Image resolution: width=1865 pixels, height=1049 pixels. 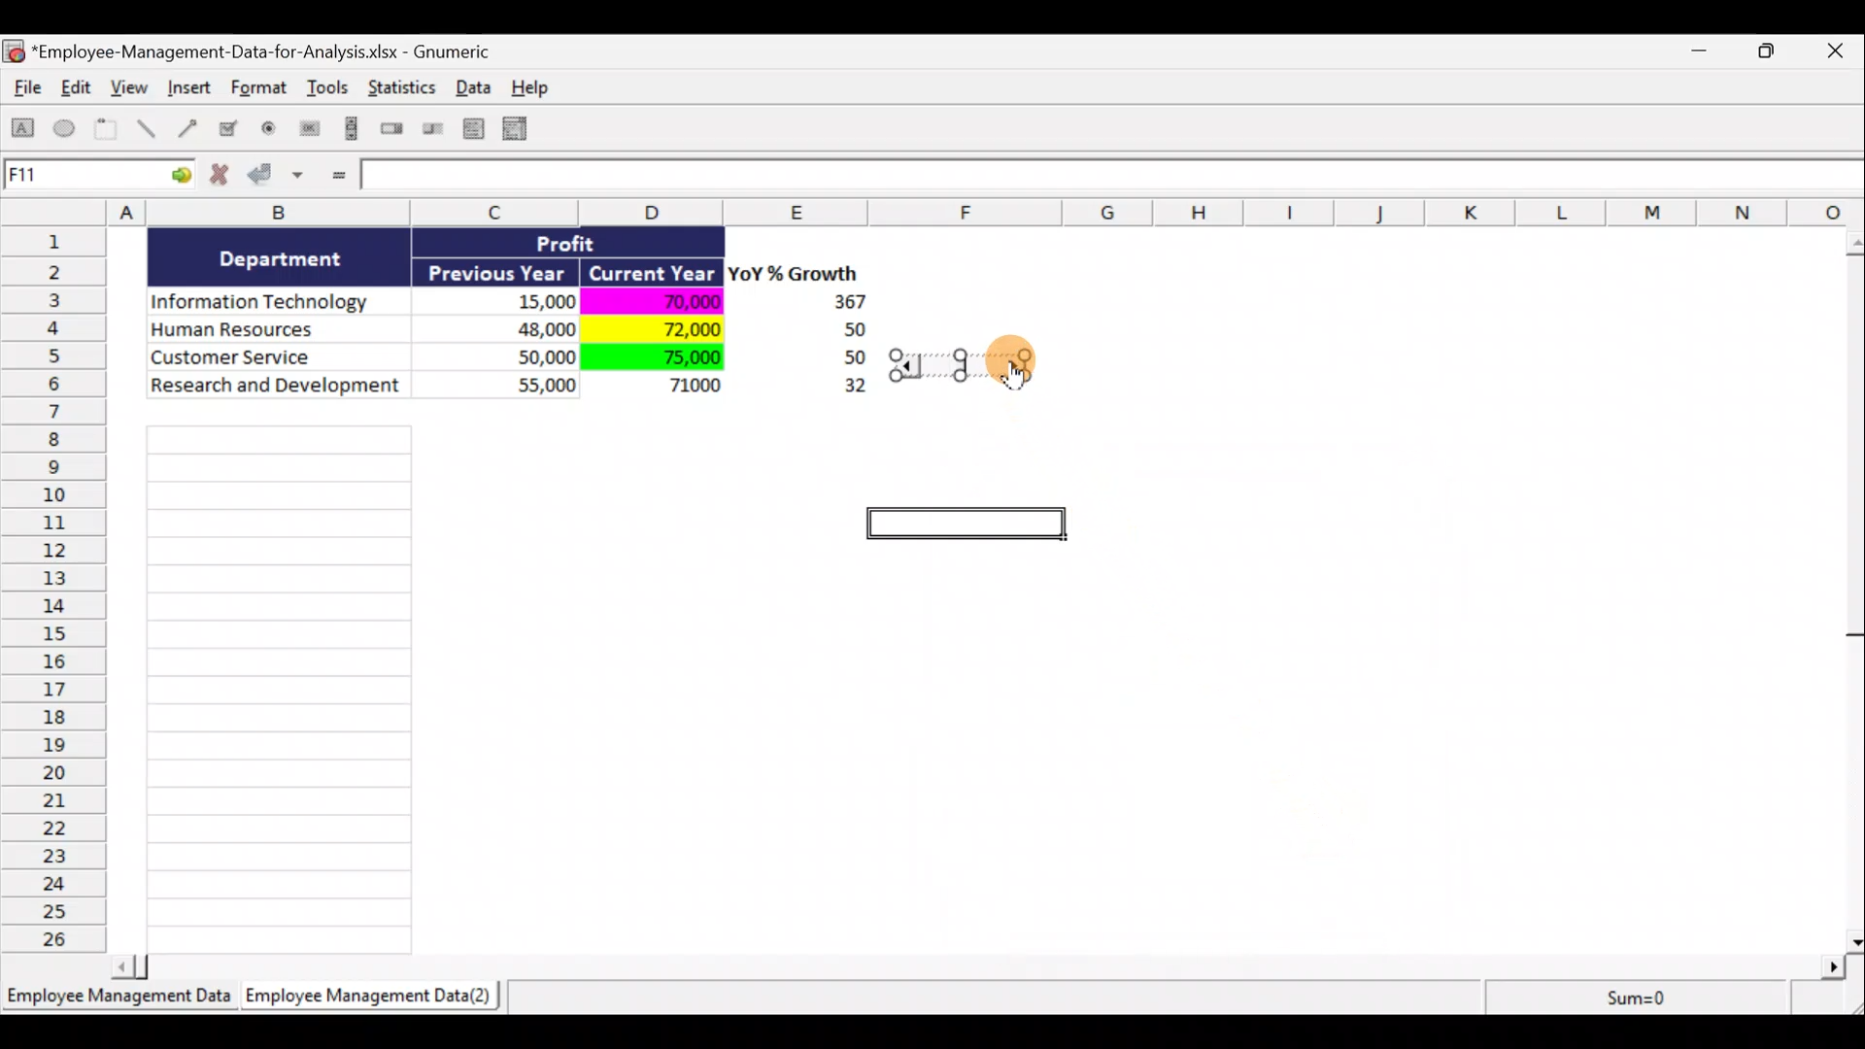 I want to click on Create a checkbox, so click(x=229, y=128).